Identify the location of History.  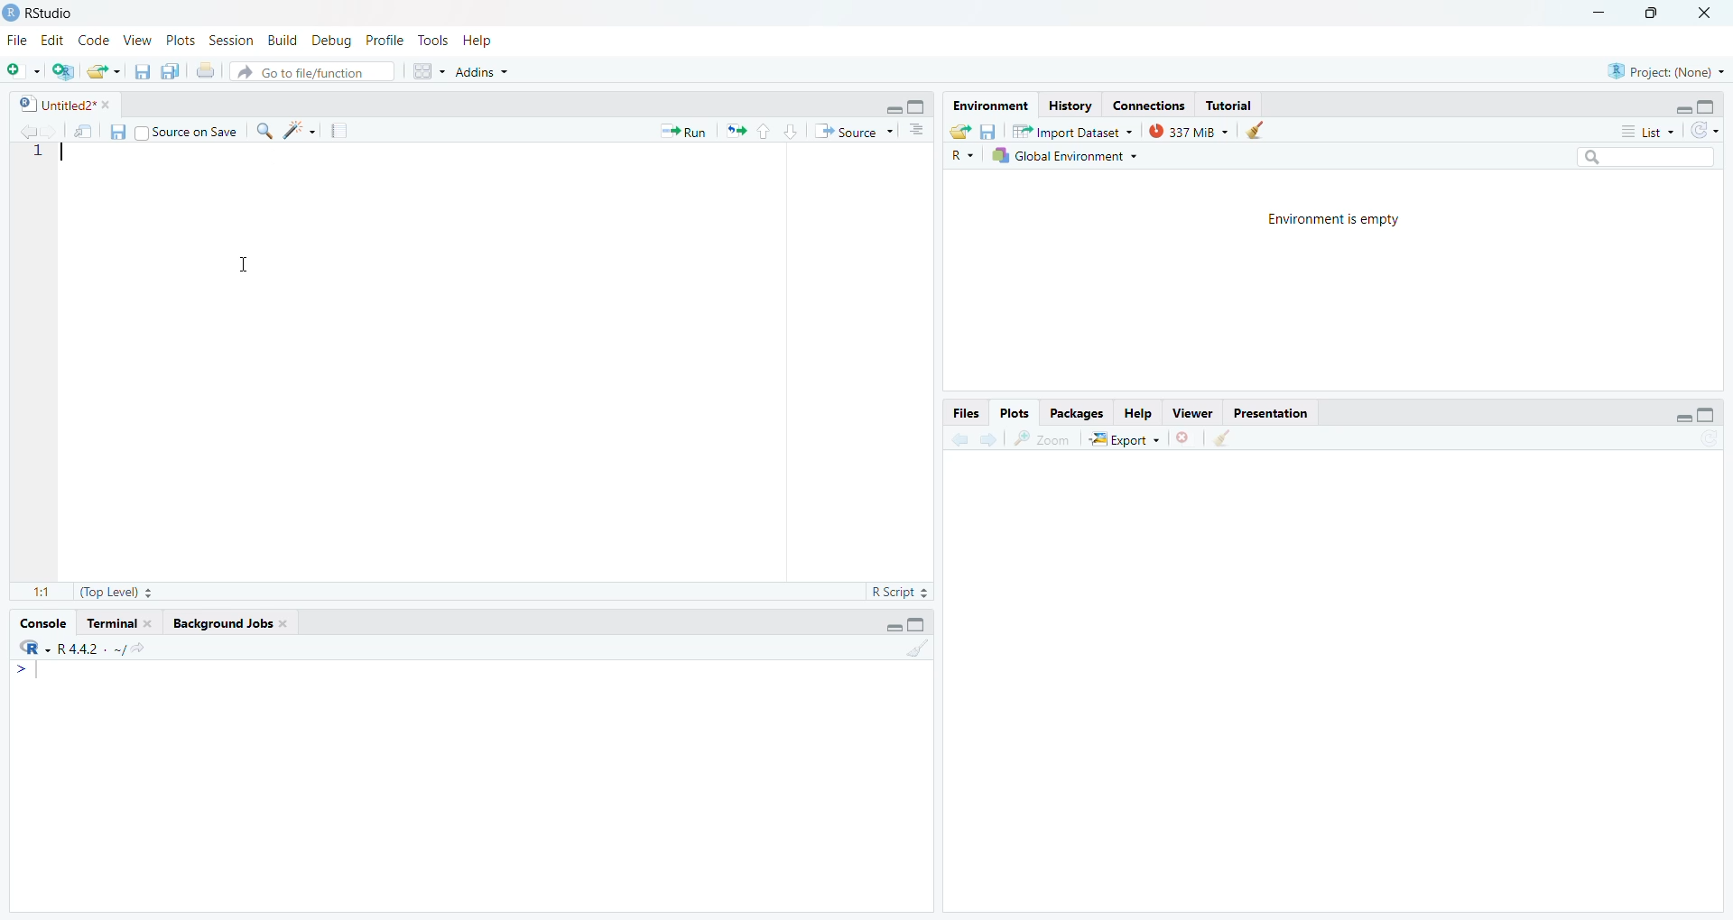
(1069, 106).